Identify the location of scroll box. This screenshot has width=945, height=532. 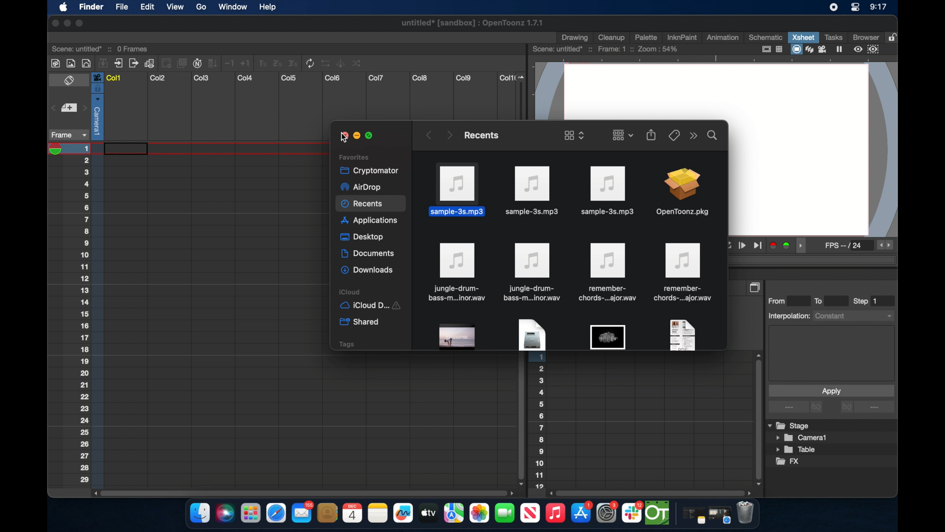
(520, 420).